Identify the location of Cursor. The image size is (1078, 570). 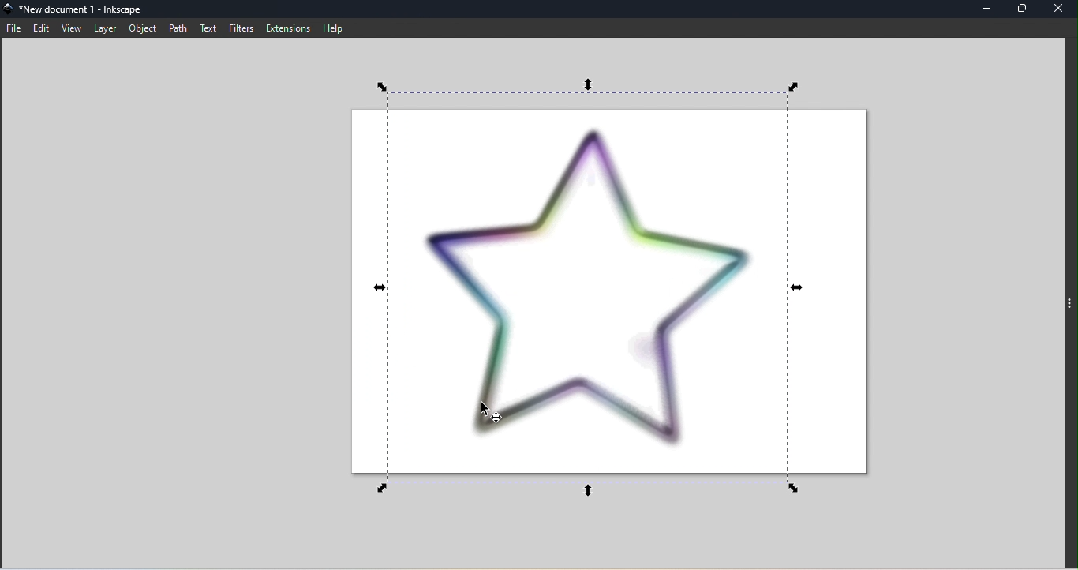
(493, 414).